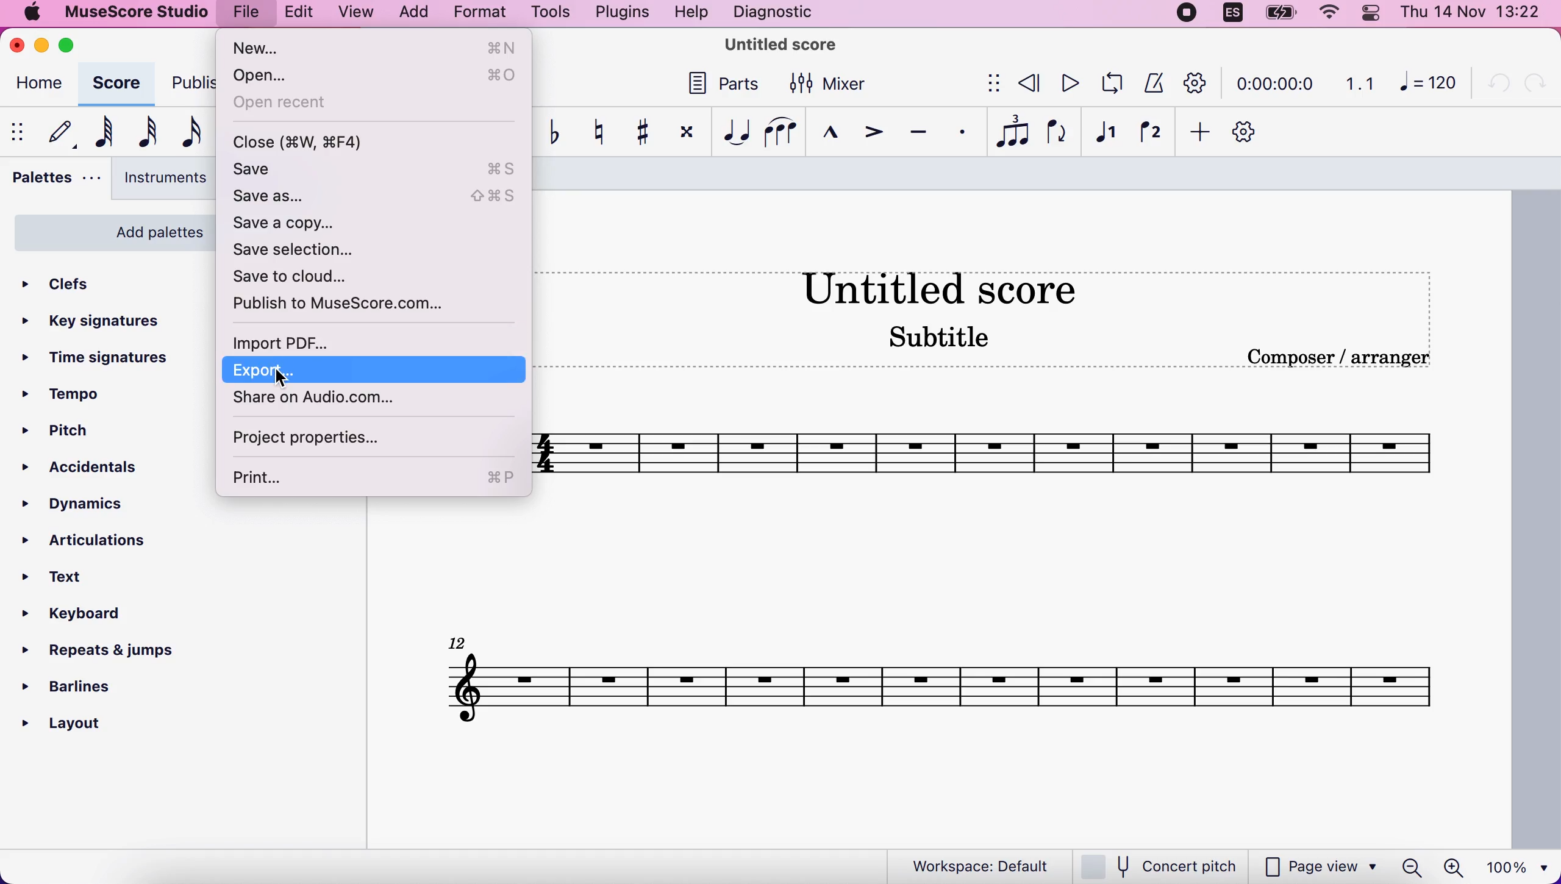  Describe the element at coordinates (360, 223) in the screenshot. I see `save a copy` at that location.